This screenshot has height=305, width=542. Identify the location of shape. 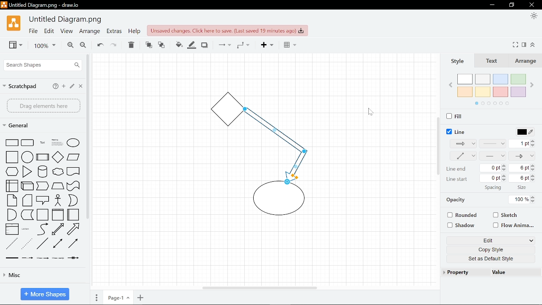
(59, 230).